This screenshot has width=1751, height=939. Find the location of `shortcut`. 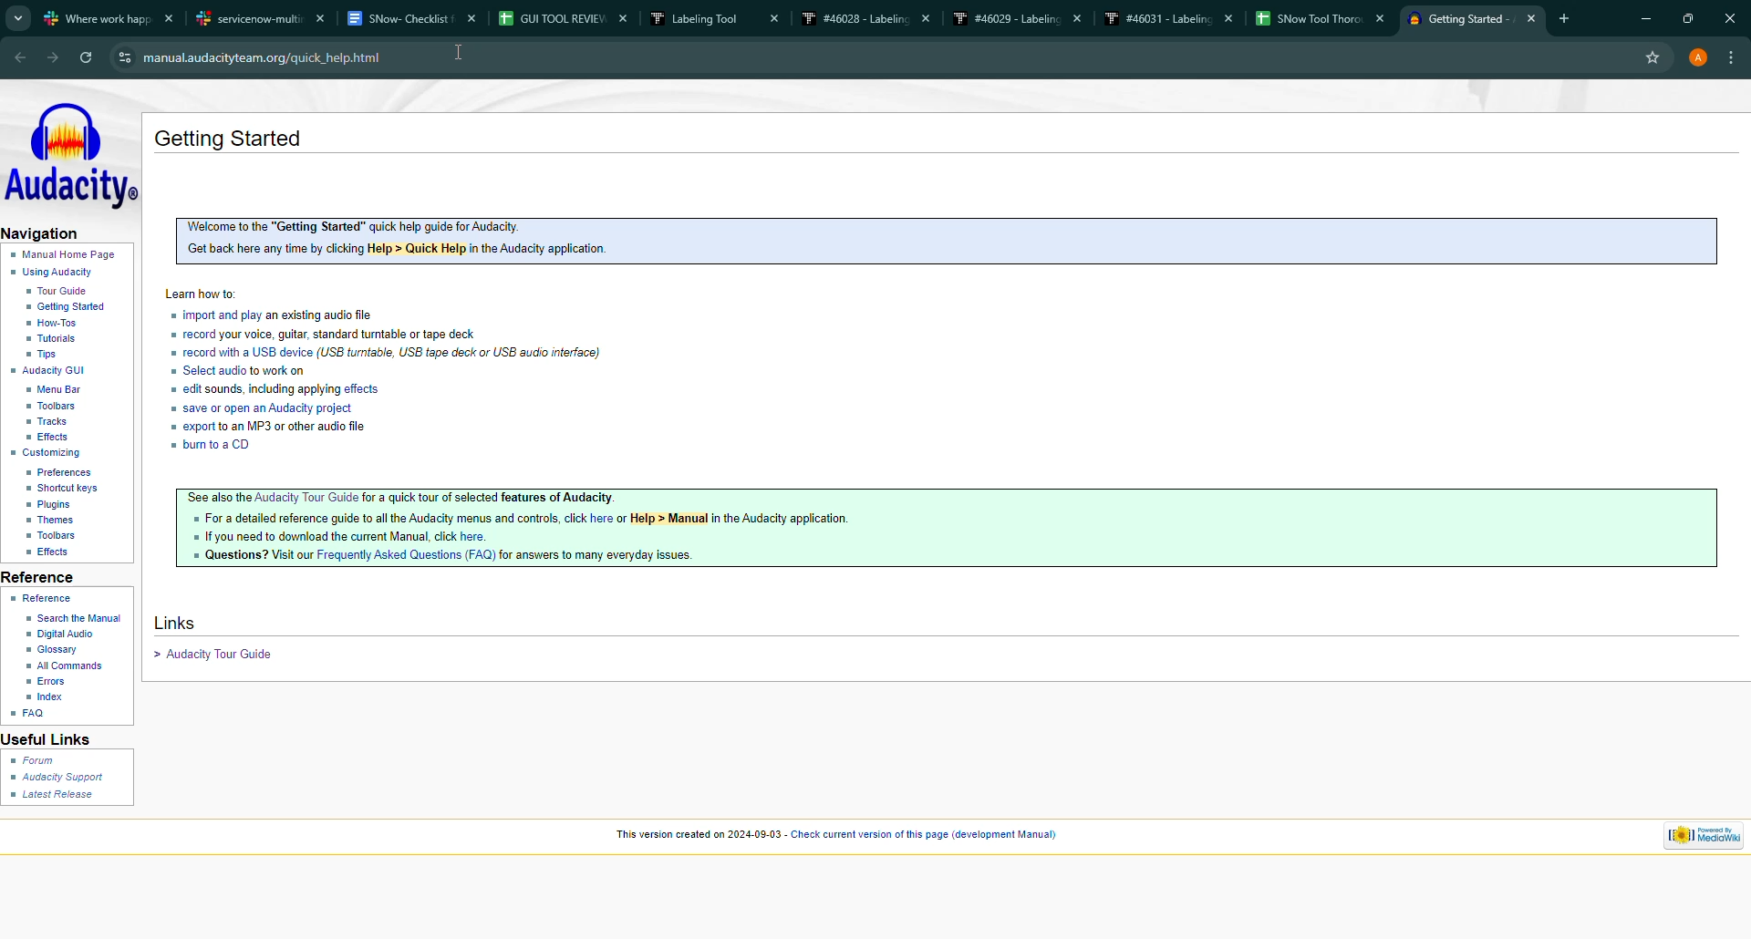

shortcut is located at coordinates (68, 490).